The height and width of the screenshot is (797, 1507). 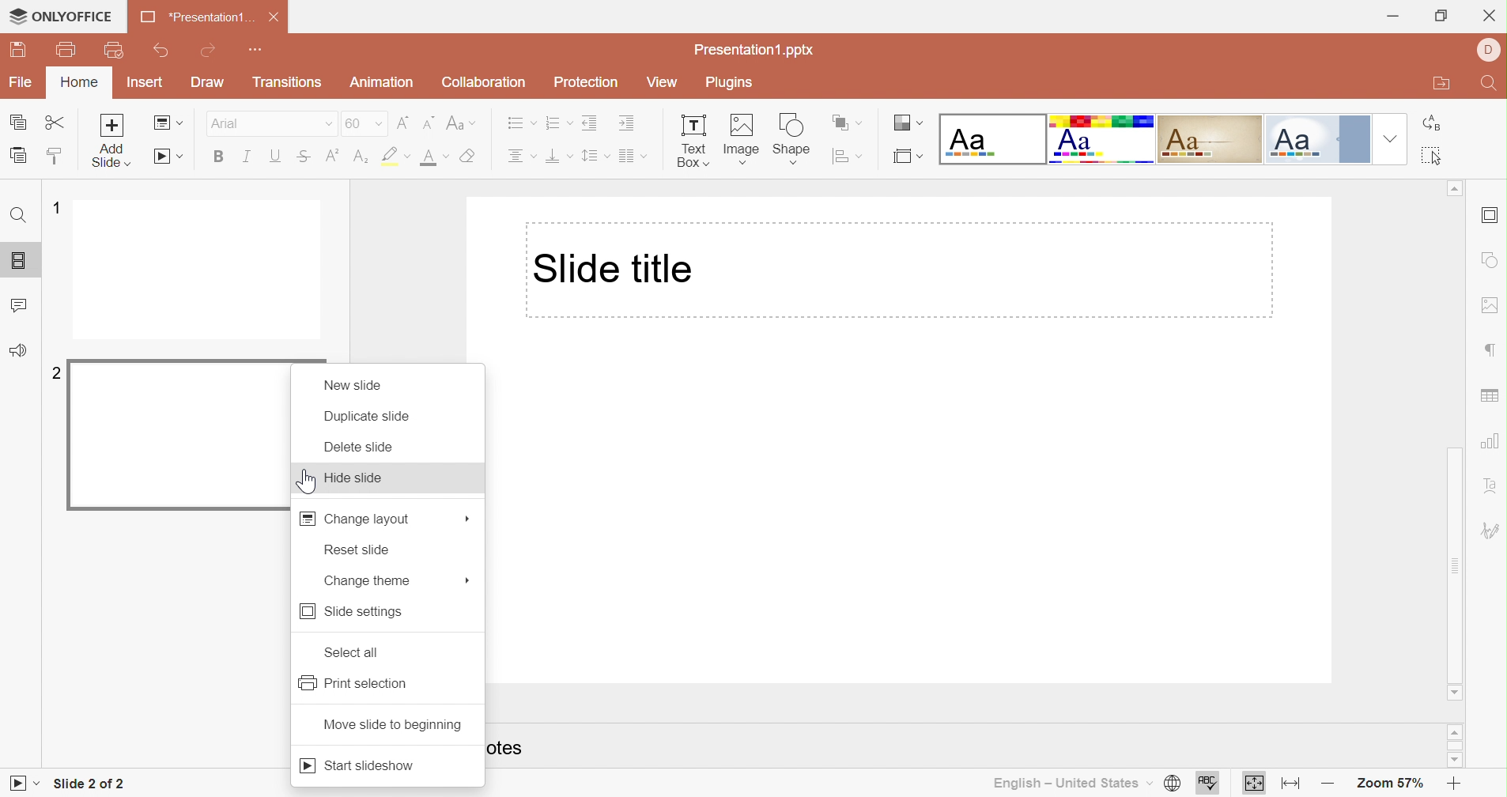 What do you see at coordinates (1065, 782) in the screenshot?
I see `English - United States` at bounding box center [1065, 782].